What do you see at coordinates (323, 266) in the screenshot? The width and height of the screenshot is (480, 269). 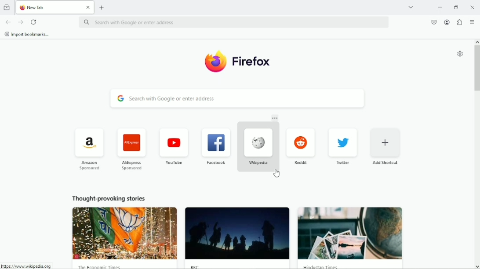 I see `Hindustan Times` at bounding box center [323, 266].